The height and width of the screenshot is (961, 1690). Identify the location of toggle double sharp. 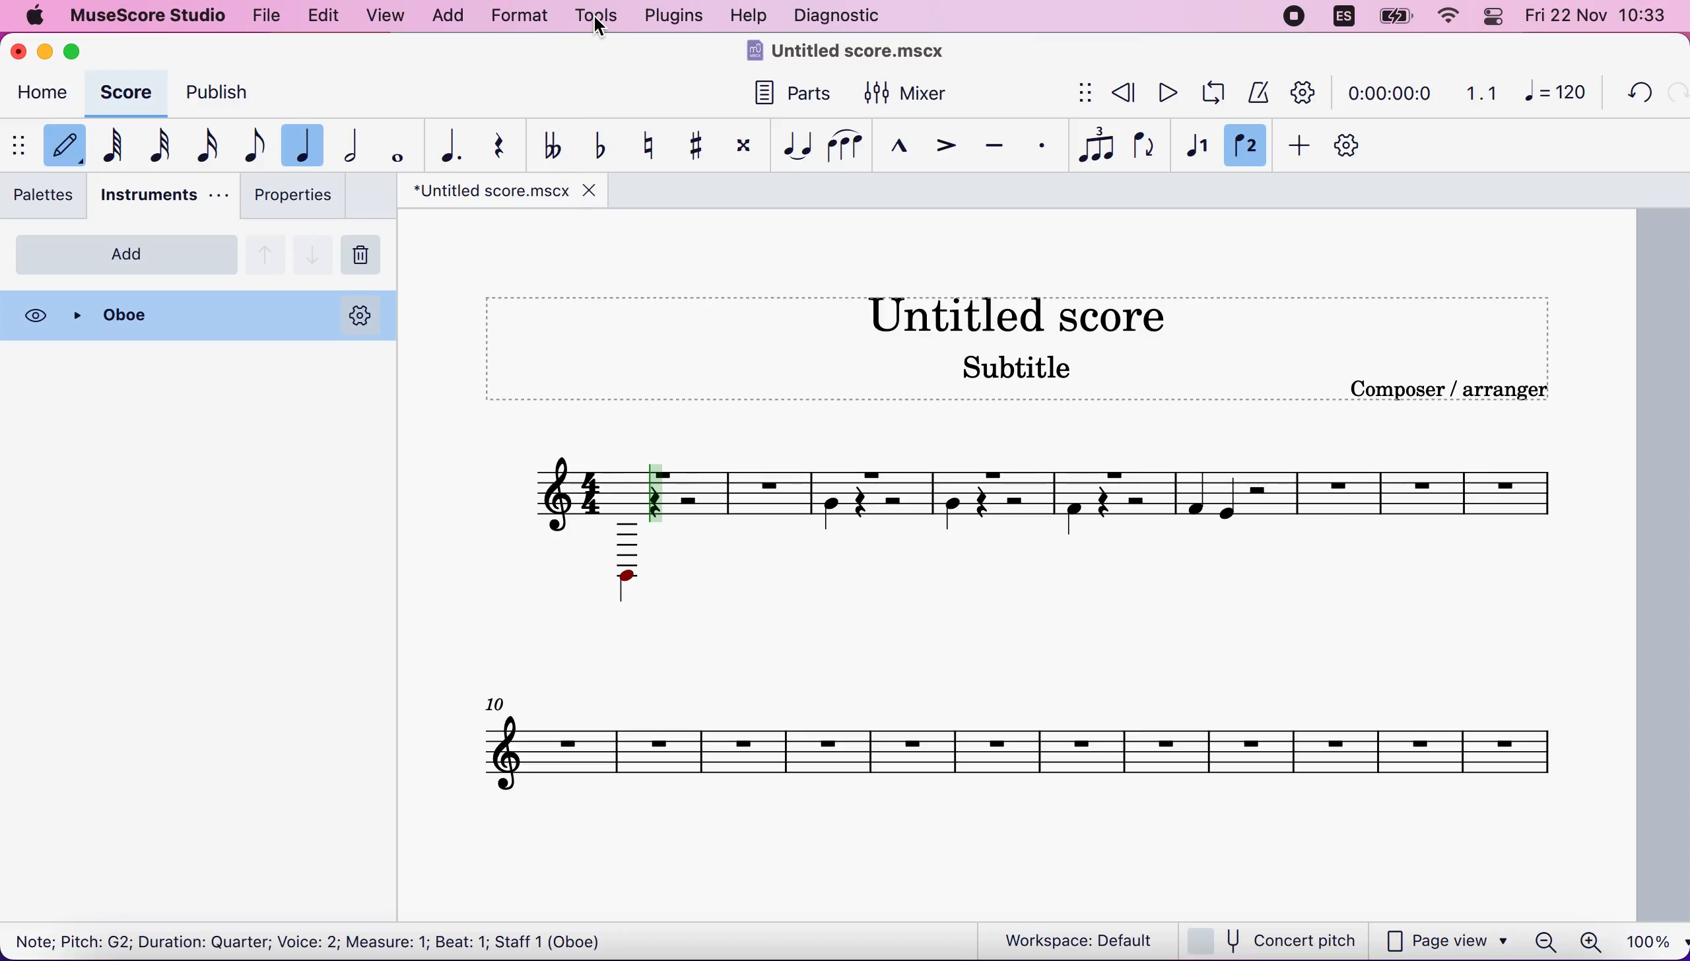
(749, 147).